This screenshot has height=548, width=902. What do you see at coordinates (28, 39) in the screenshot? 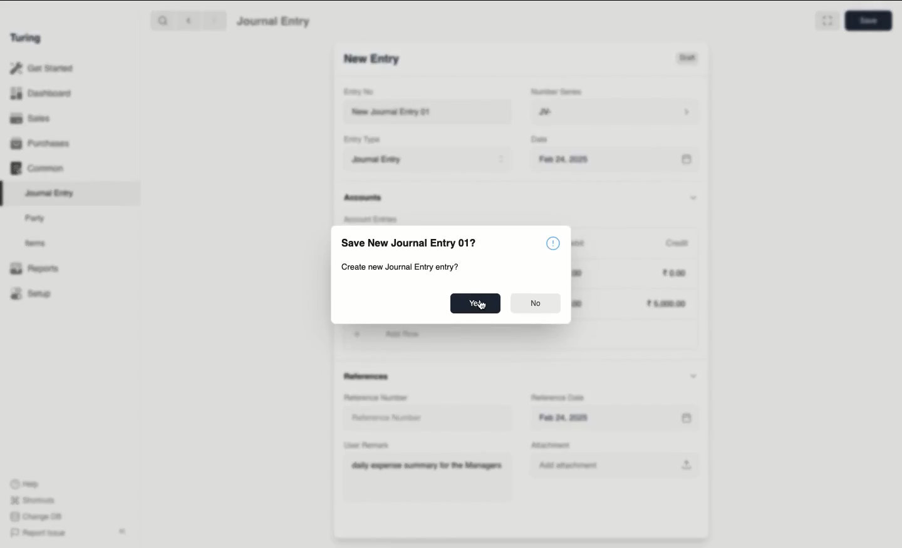
I see `Turing` at bounding box center [28, 39].